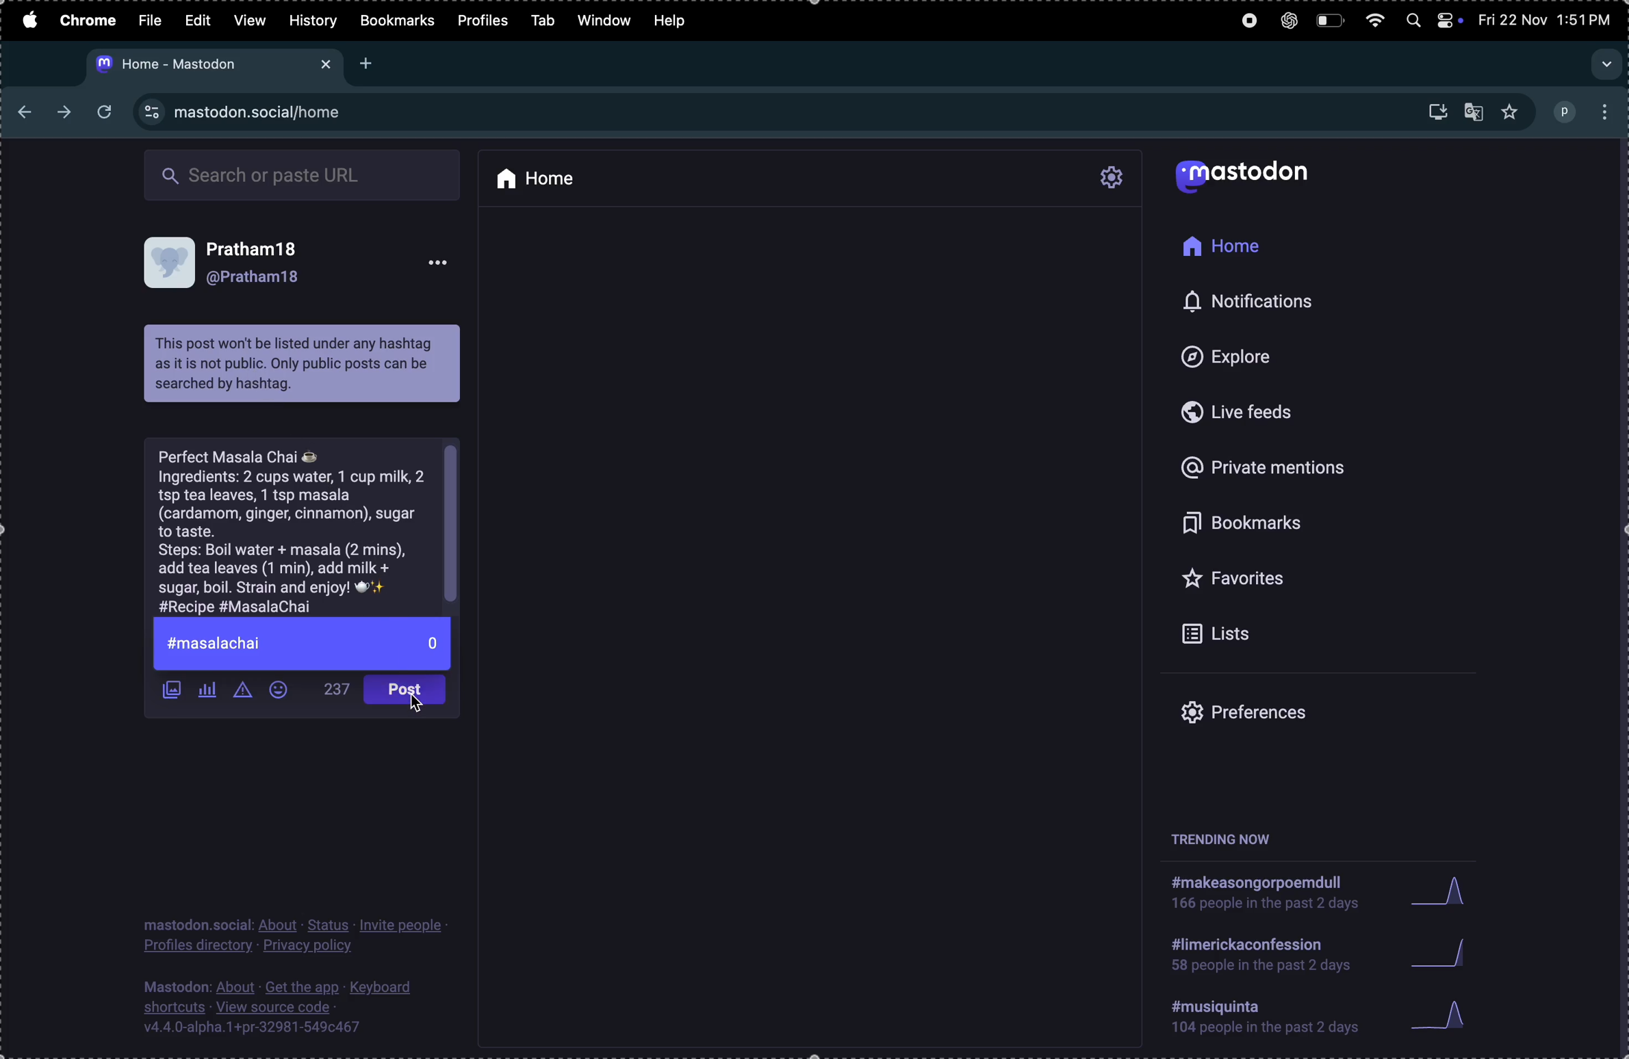 The image size is (1629, 1059). What do you see at coordinates (1286, 21) in the screenshot?
I see `chatgpt` at bounding box center [1286, 21].